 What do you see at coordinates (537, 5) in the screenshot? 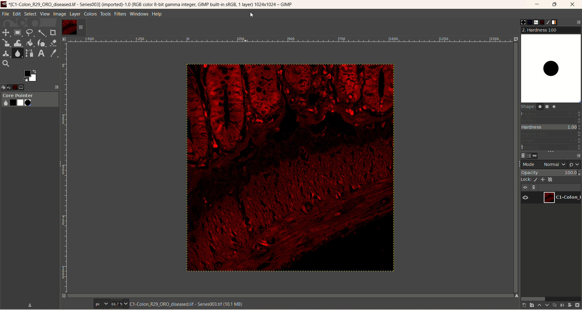
I see `minimize` at bounding box center [537, 5].